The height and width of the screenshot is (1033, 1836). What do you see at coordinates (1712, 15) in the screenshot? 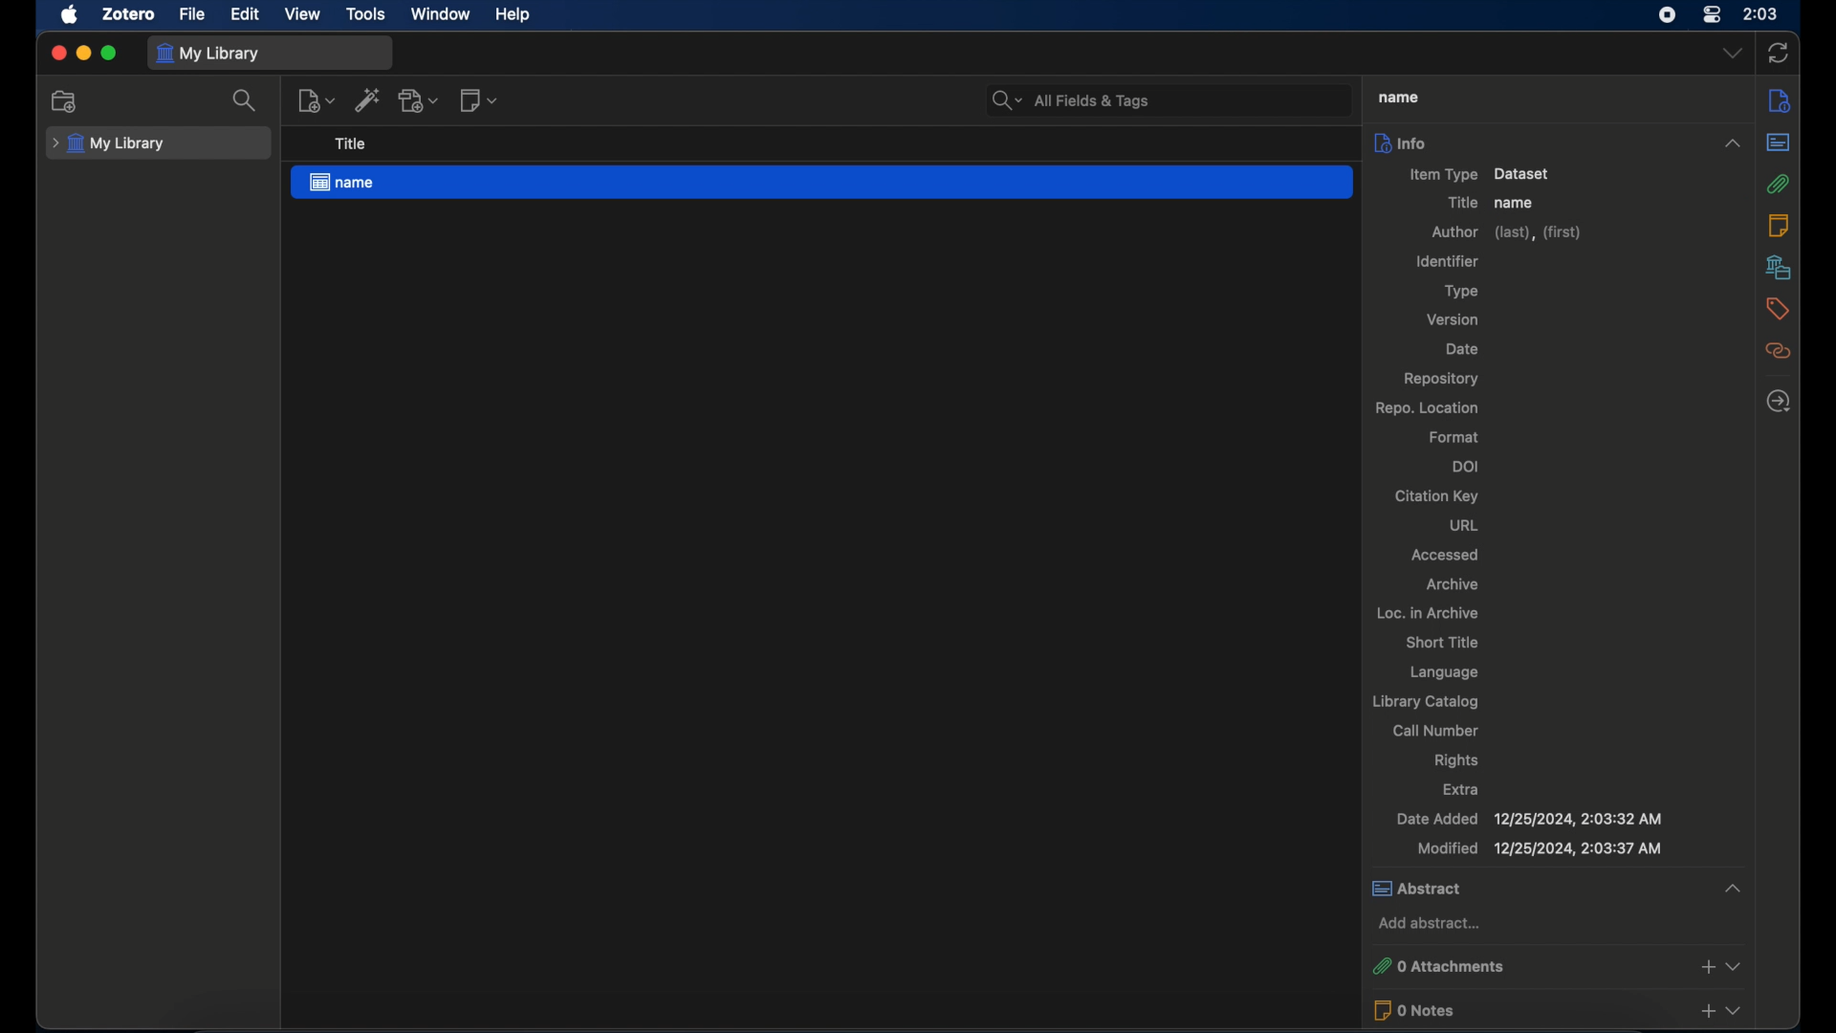
I see `control center` at bounding box center [1712, 15].